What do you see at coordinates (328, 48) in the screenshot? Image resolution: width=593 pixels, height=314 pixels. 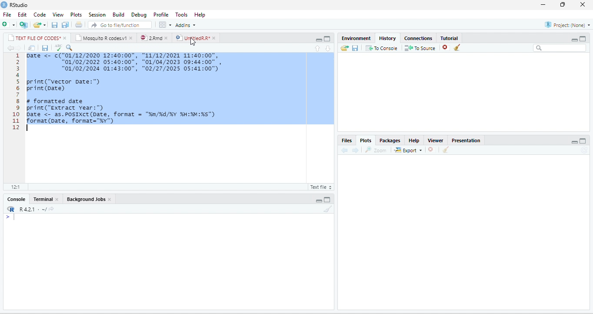 I see `down` at bounding box center [328, 48].